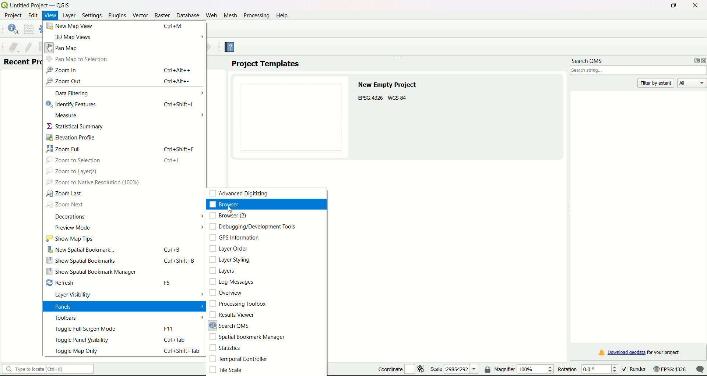  Describe the element at coordinates (92, 16) in the screenshot. I see `Settings` at that location.